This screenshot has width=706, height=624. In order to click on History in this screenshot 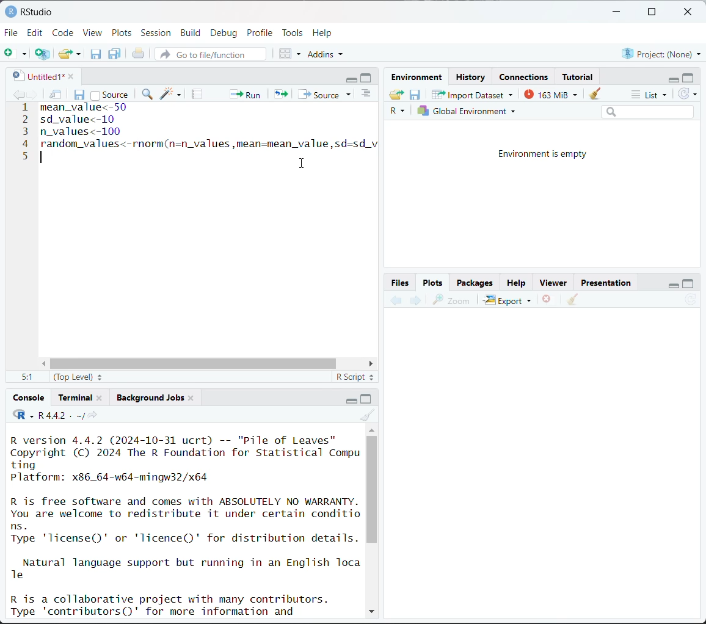, I will do `click(471, 77)`.